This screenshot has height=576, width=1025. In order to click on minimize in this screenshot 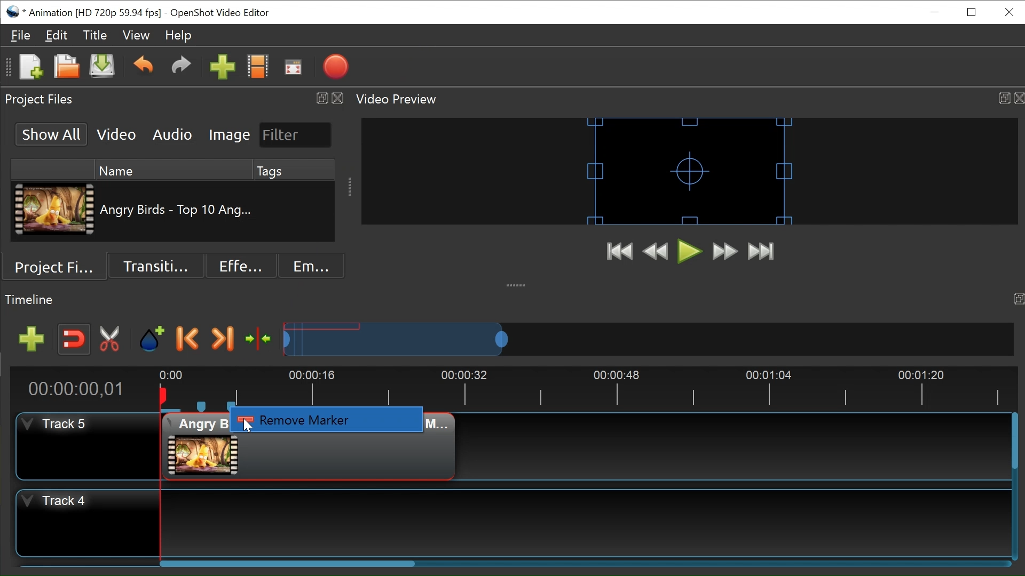, I will do `click(936, 12)`.